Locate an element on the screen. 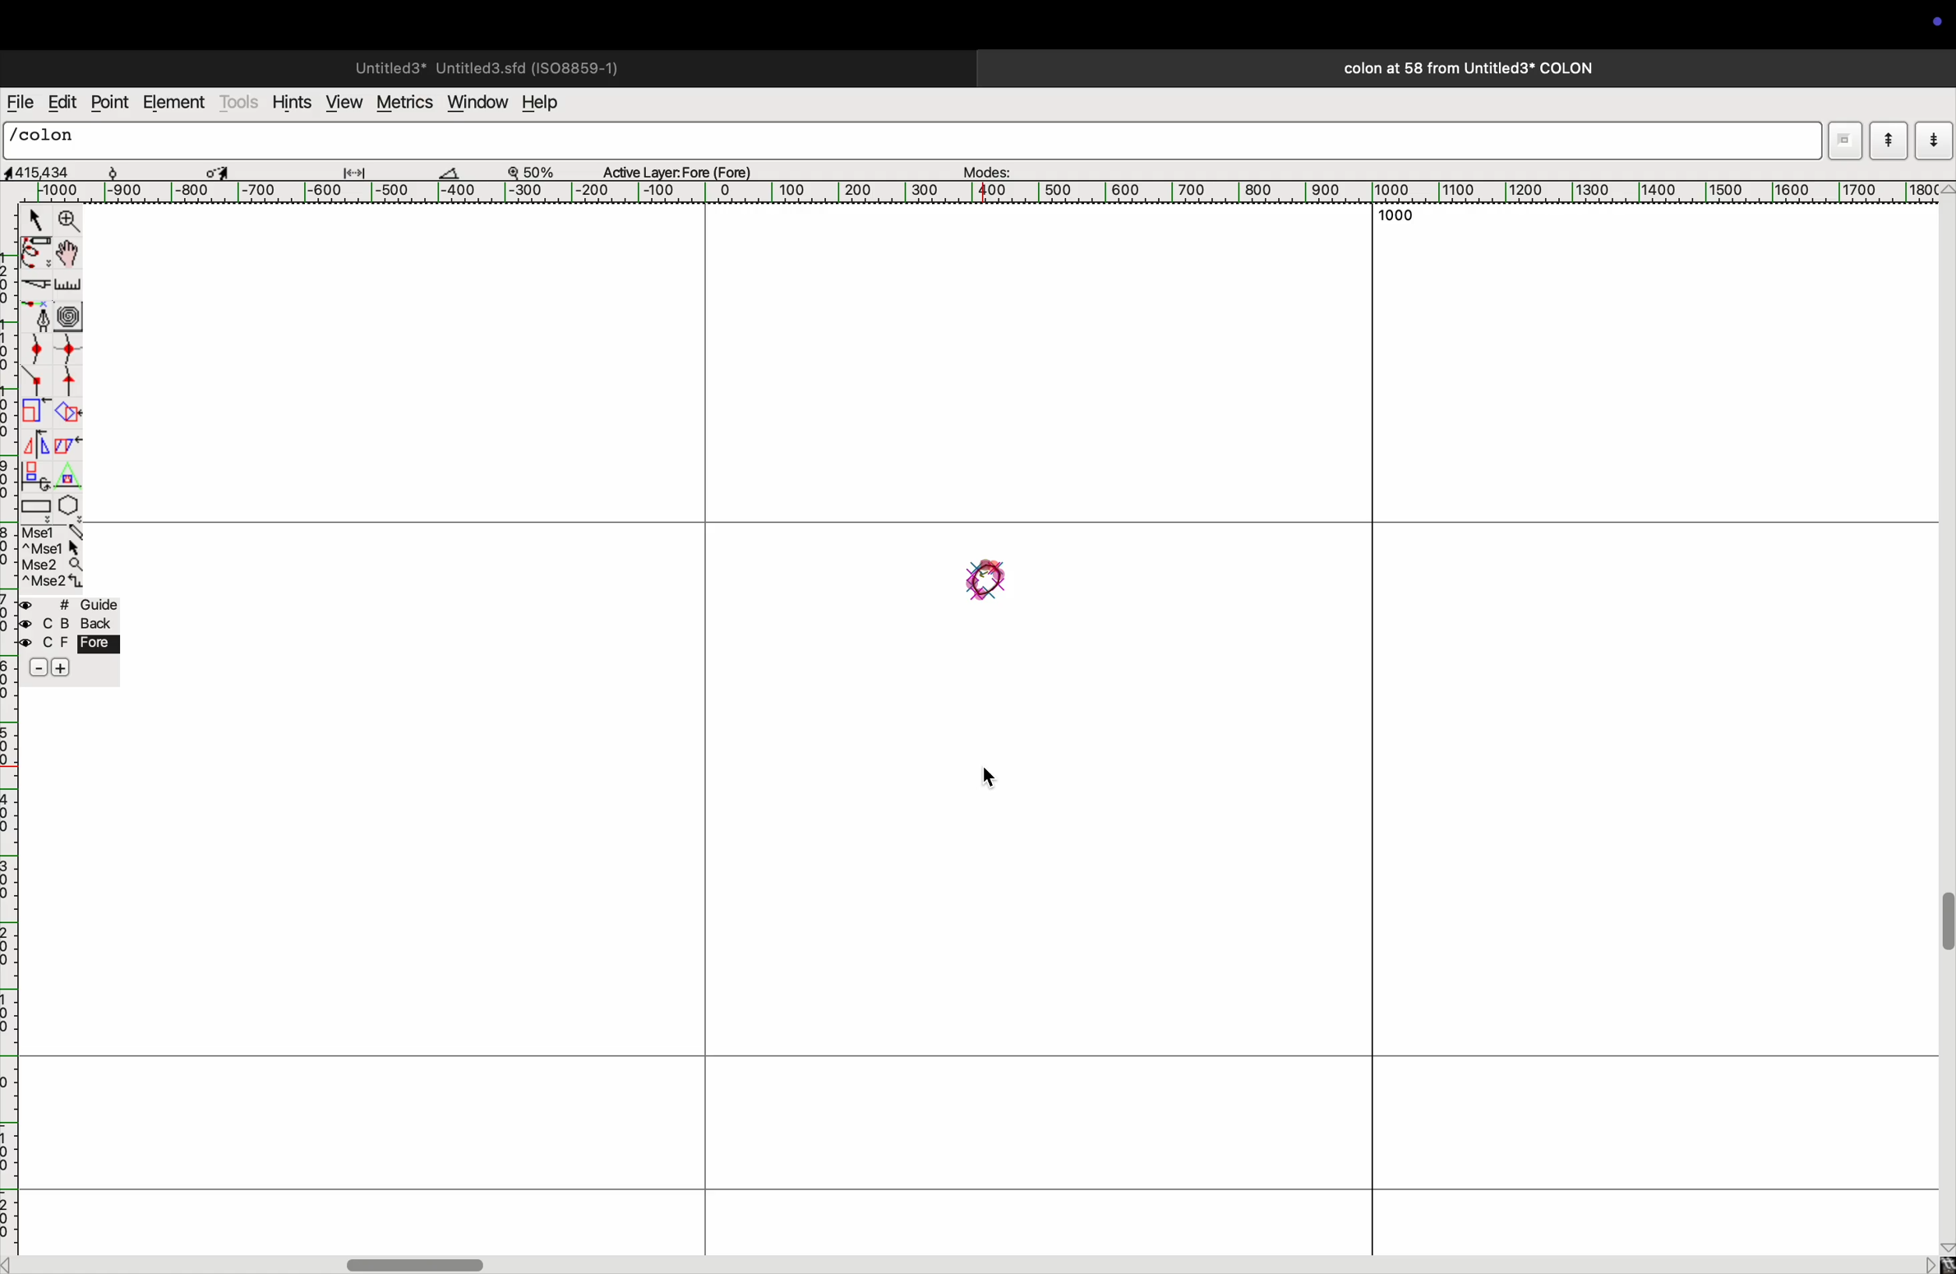  view is located at coordinates (342, 102).